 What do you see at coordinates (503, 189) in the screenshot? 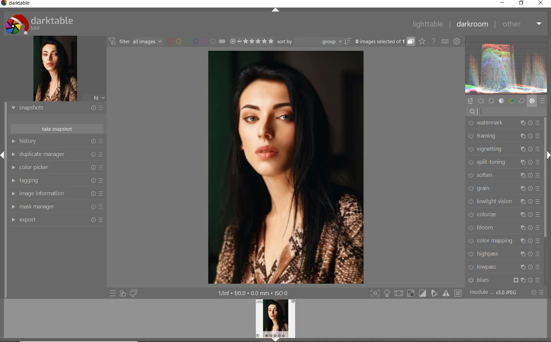
I see `grain` at bounding box center [503, 189].